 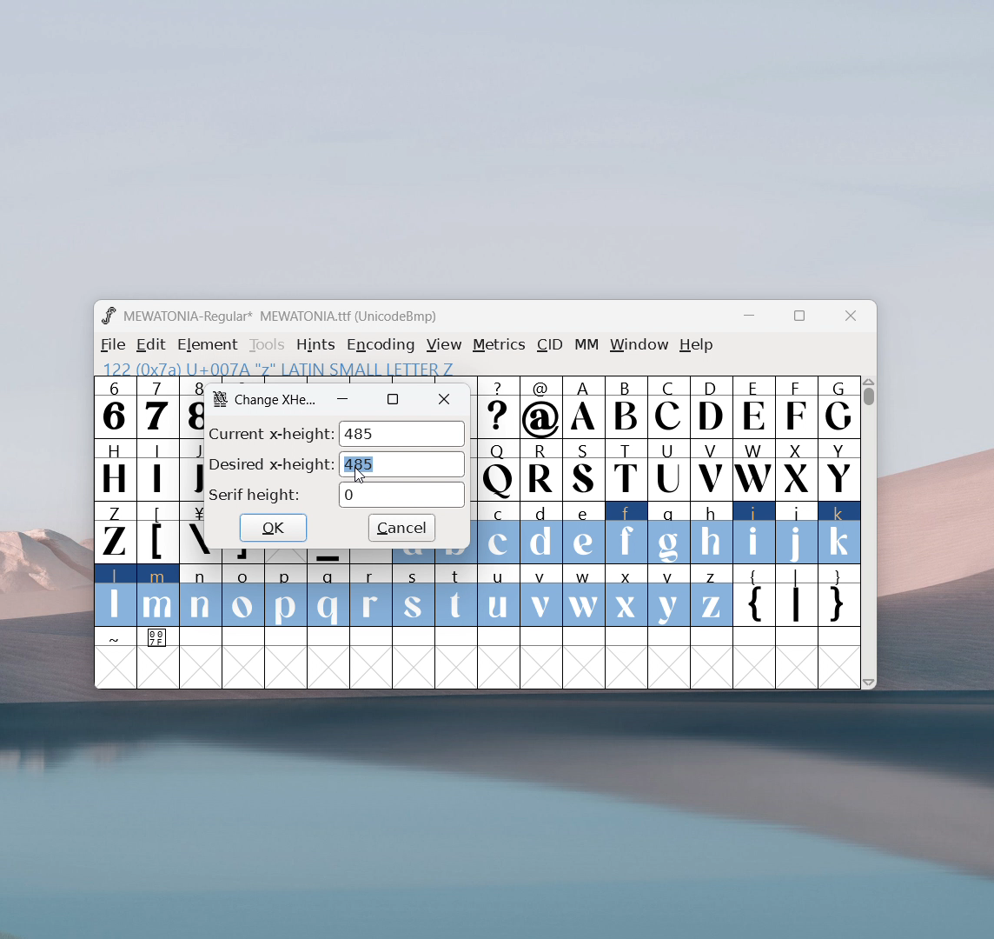 I want to click on \, so click(x=193, y=533).